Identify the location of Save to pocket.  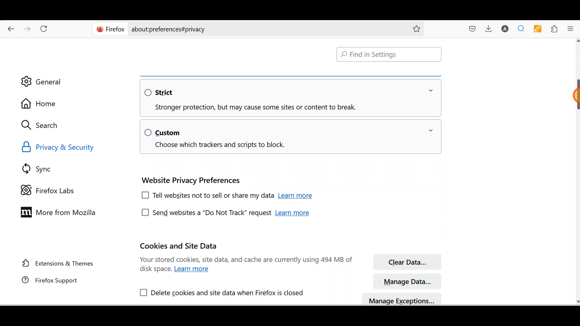
(472, 28).